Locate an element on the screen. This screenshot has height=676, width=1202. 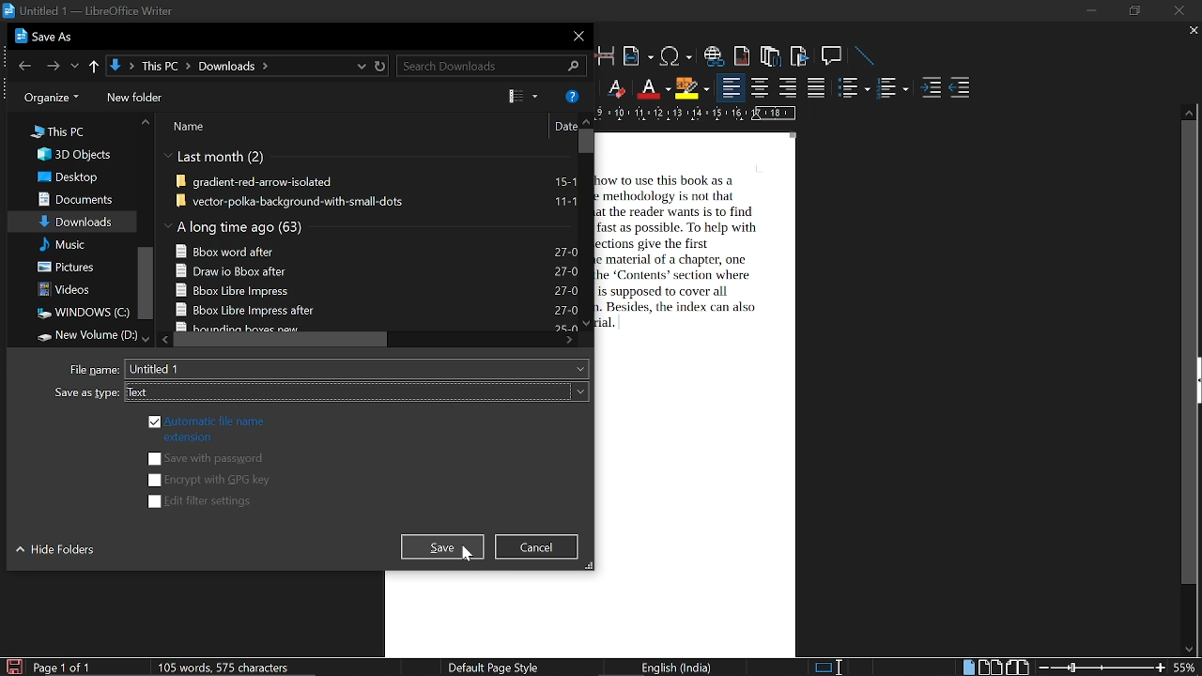
word and character is located at coordinates (227, 667).